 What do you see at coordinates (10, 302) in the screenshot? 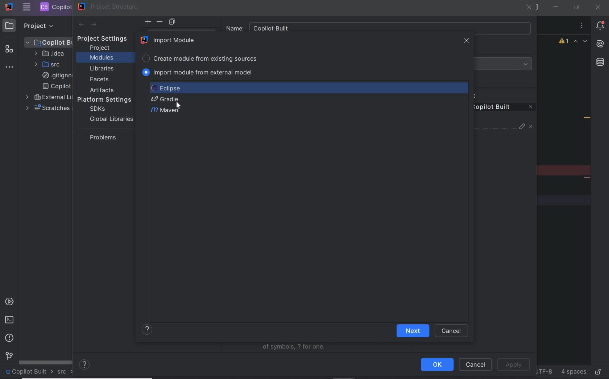
I see `services` at bounding box center [10, 302].